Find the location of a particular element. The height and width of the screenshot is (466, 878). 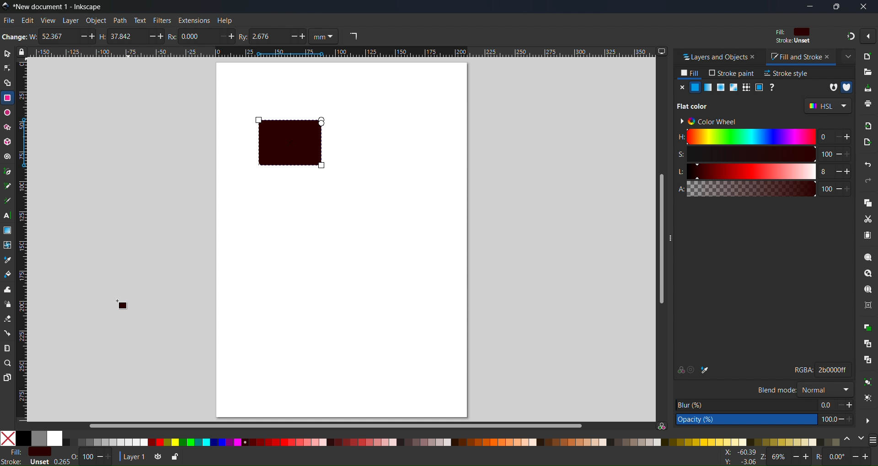

Connector tool is located at coordinates (7, 333).